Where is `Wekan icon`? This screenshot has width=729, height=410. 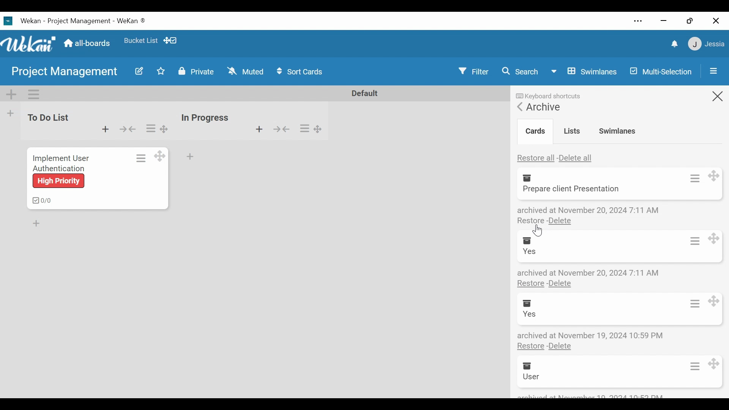
Wekan icon is located at coordinates (9, 21).